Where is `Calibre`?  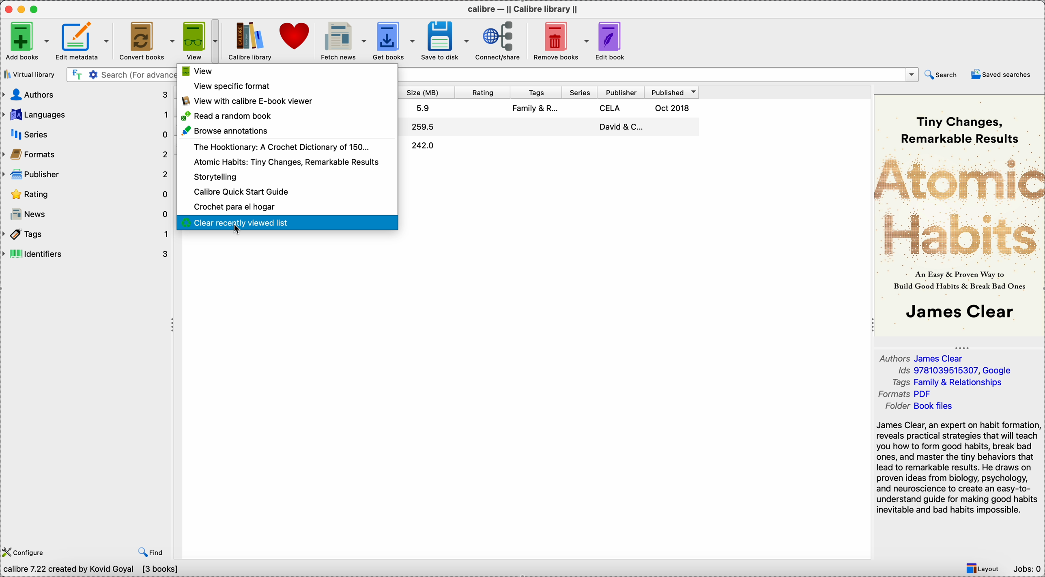
Calibre is located at coordinates (251, 41).